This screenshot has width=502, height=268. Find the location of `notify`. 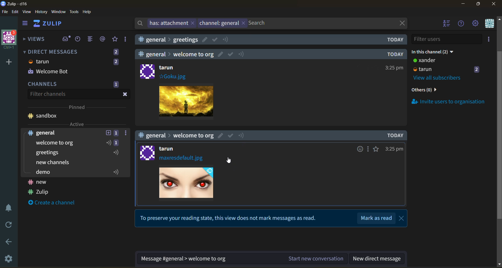

notify is located at coordinates (242, 54).